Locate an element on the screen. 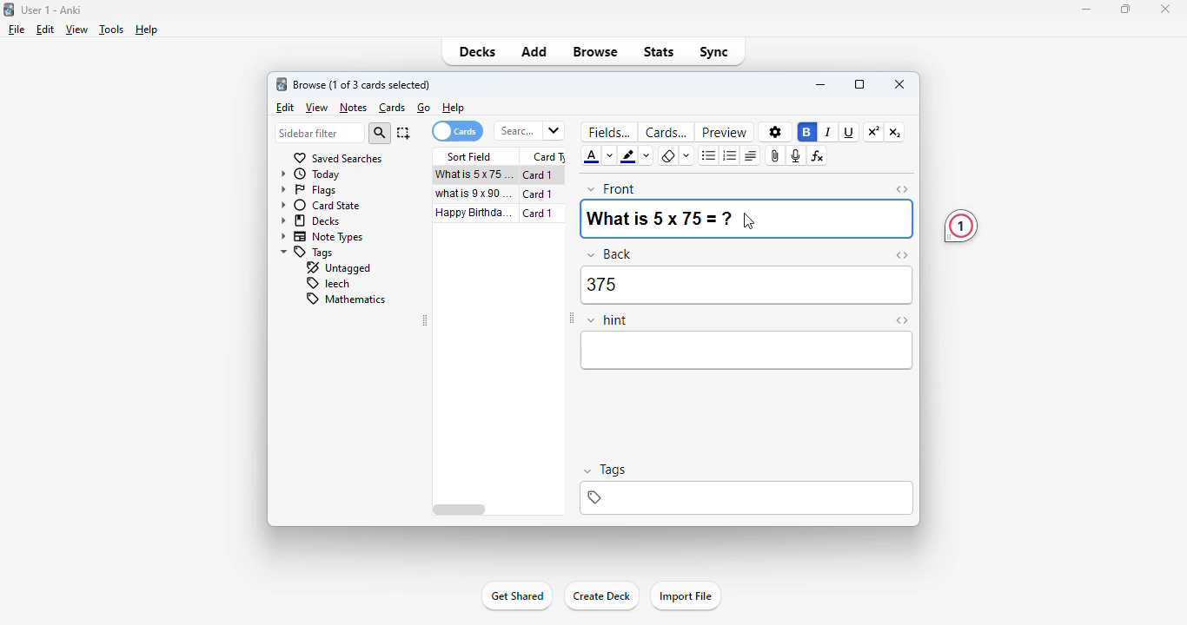 This screenshot has height=625, width=1187. decks is located at coordinates (309, 220).